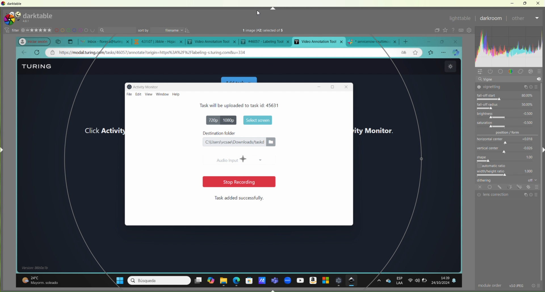  What do you see at coordinates (458, 281) in the screenshot?
I see `notifications` at bounding box center [458, 281].